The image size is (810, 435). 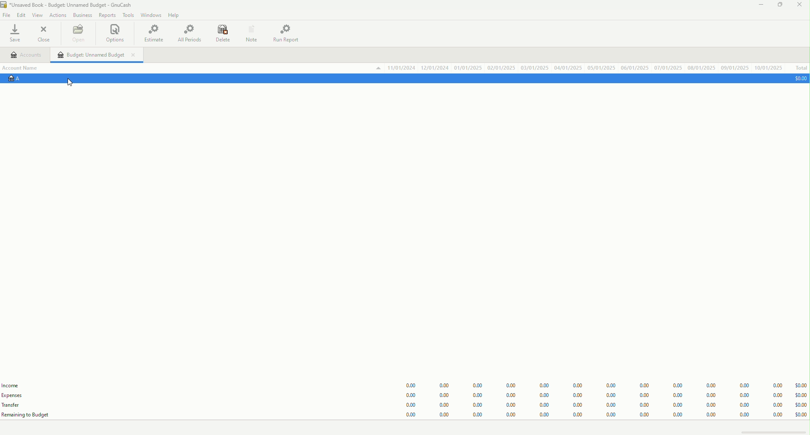 I want to click on Help, so click(x=175, y=16).